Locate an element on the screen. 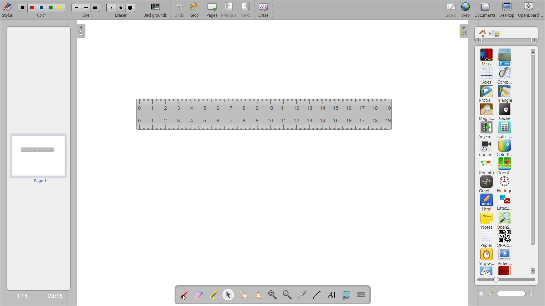 Image resolution: width=545 pixels, height=306 pixels. html is located at coordinates (487, 203).